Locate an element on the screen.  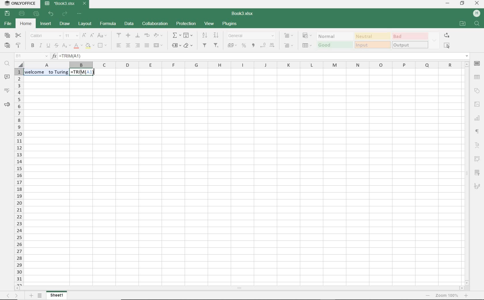
align middle is located at coordinates (128, 35).